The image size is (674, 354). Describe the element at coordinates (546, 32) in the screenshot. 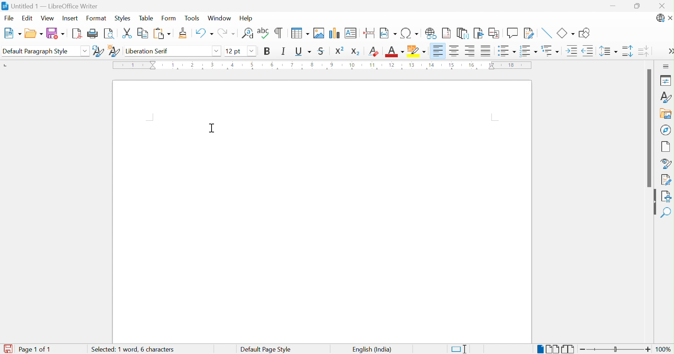

I see `Insert Line` at that location.